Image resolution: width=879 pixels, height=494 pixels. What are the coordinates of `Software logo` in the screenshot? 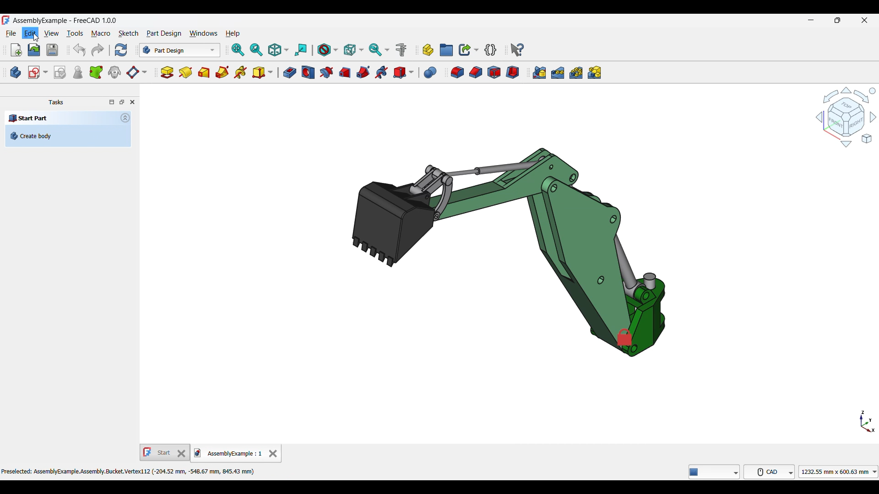 It's located at (5, 20).